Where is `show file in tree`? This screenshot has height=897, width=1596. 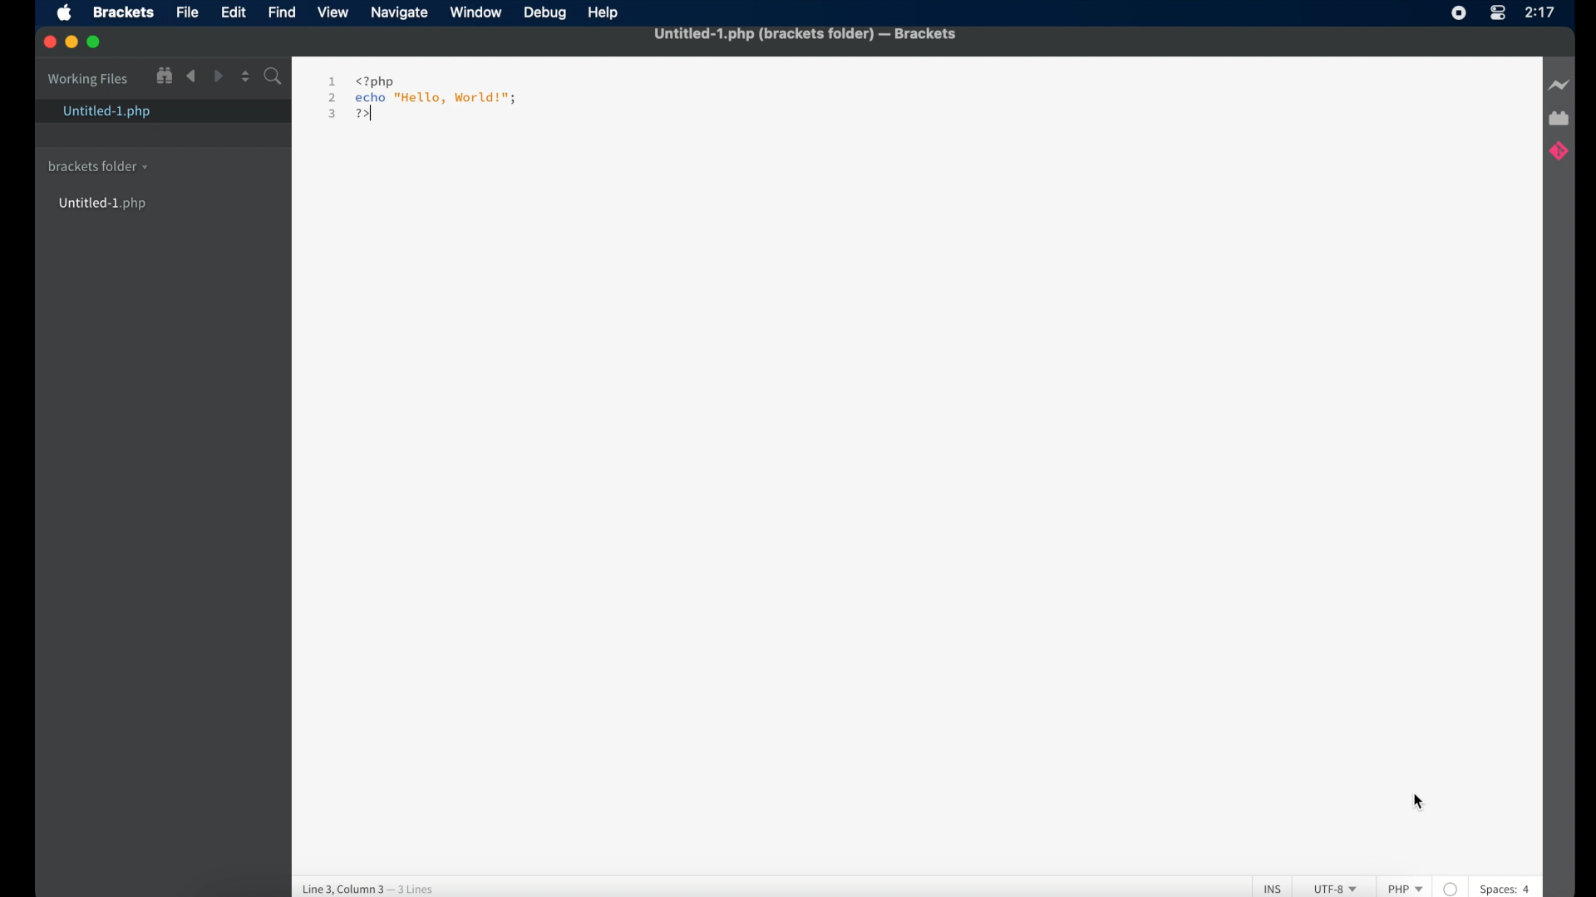 show file in tree is located at coordinates (165, 76).